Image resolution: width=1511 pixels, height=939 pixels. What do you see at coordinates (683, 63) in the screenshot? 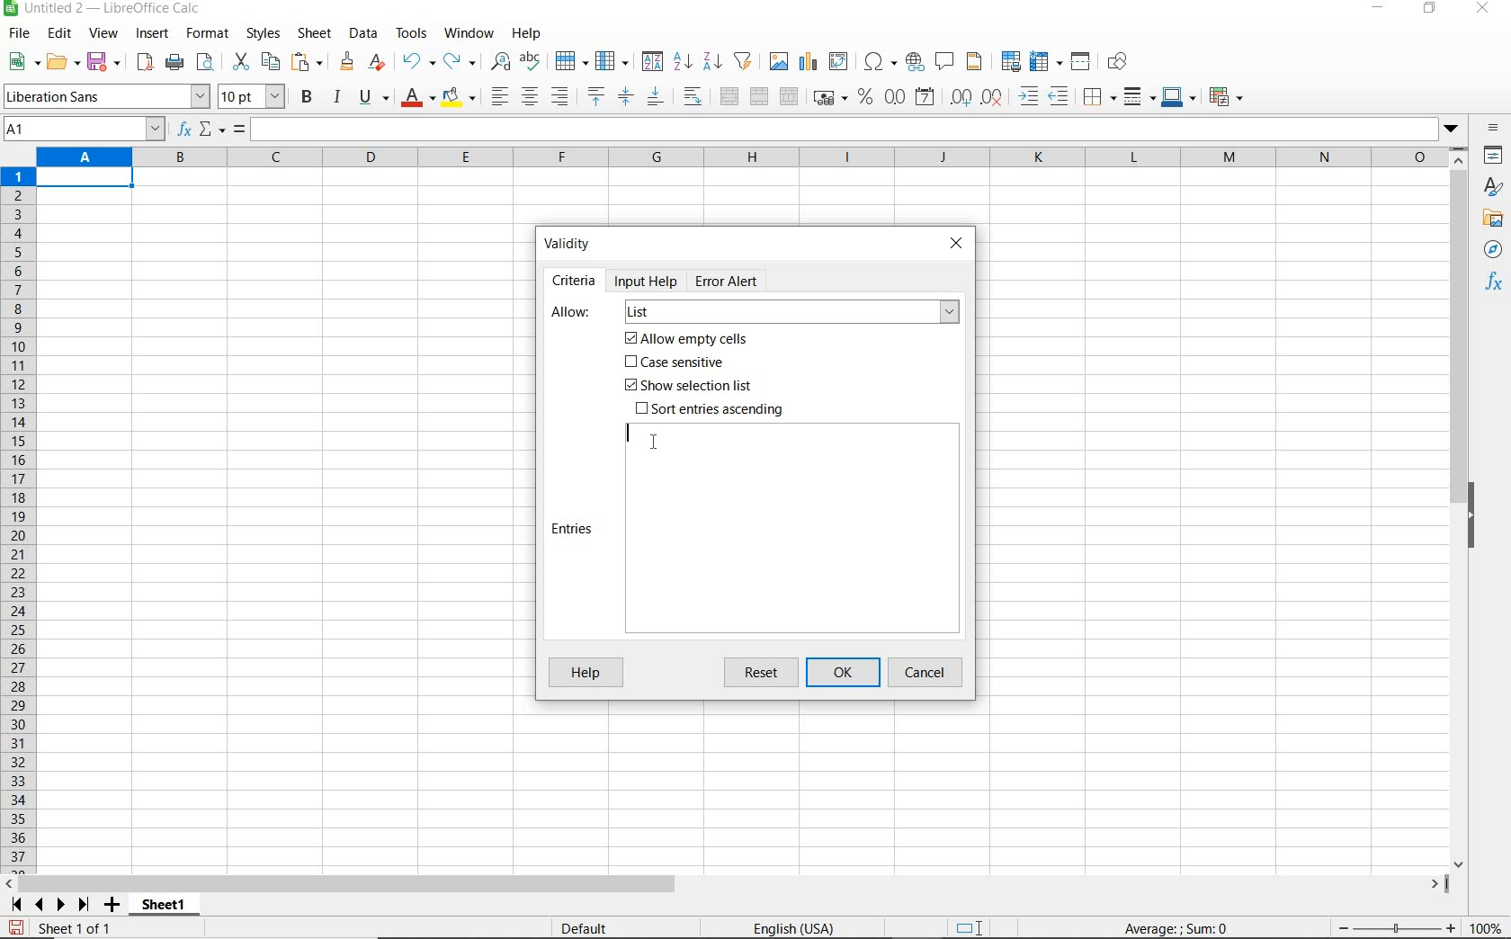
I see `sort ascending` at bounding box center [683, 63].